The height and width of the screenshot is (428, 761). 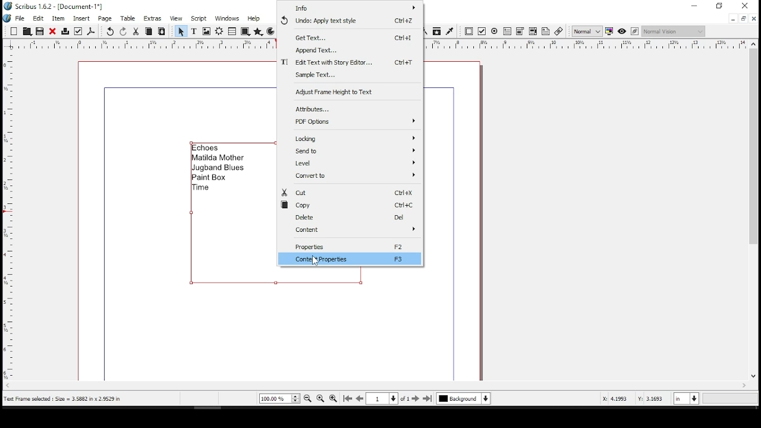 What do you see at coordinates (587, 31) in the screenshot?
I see `select image preview quality` at bounding box center [587, 31].